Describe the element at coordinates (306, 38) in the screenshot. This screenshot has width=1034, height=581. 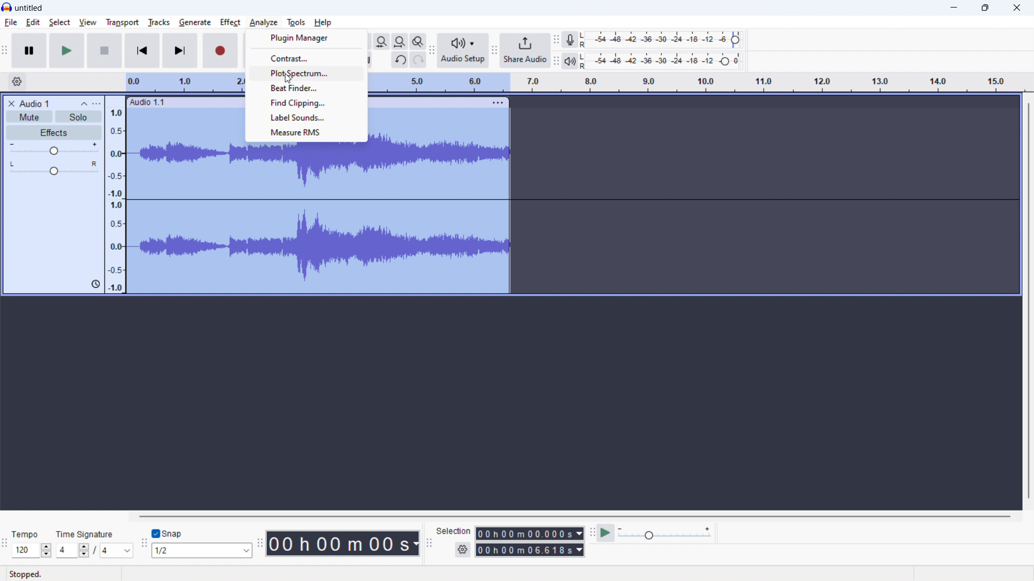
I see `plugin manager` at that location.